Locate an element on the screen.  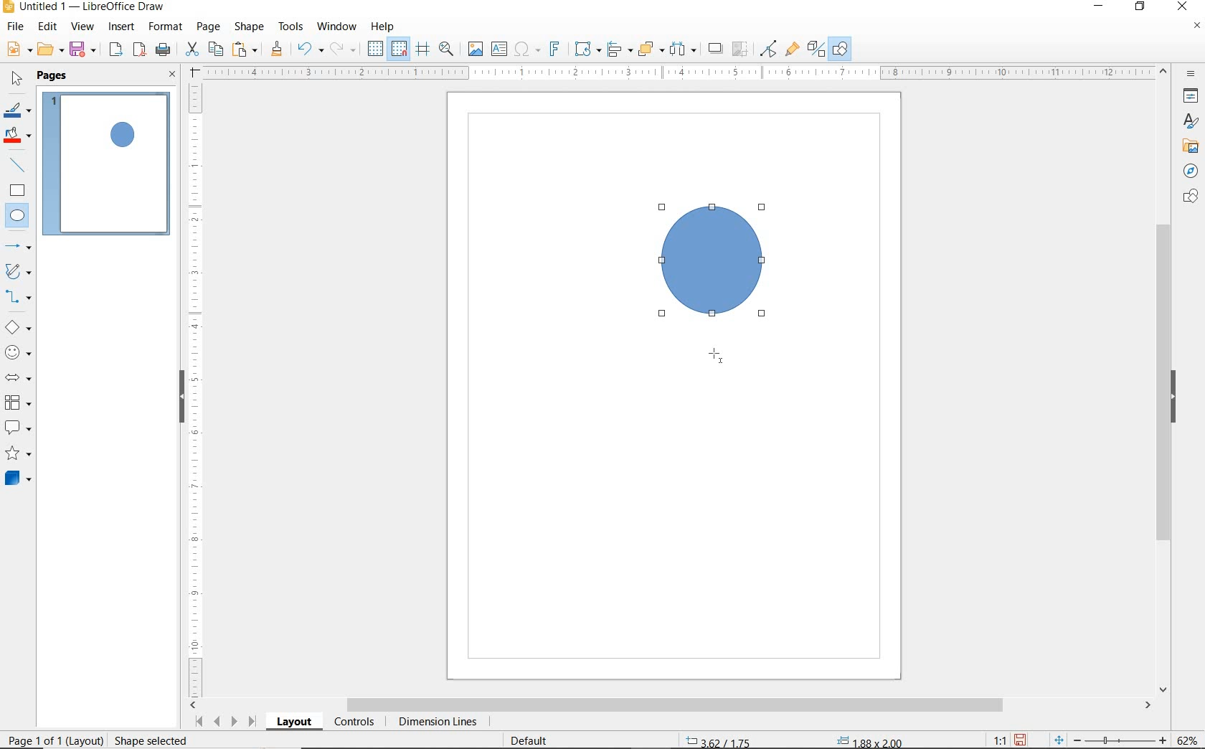
SELECT AT LEAST 3 OBJECTS TO DISTRIBUTE is located at coordinates (684, 48).